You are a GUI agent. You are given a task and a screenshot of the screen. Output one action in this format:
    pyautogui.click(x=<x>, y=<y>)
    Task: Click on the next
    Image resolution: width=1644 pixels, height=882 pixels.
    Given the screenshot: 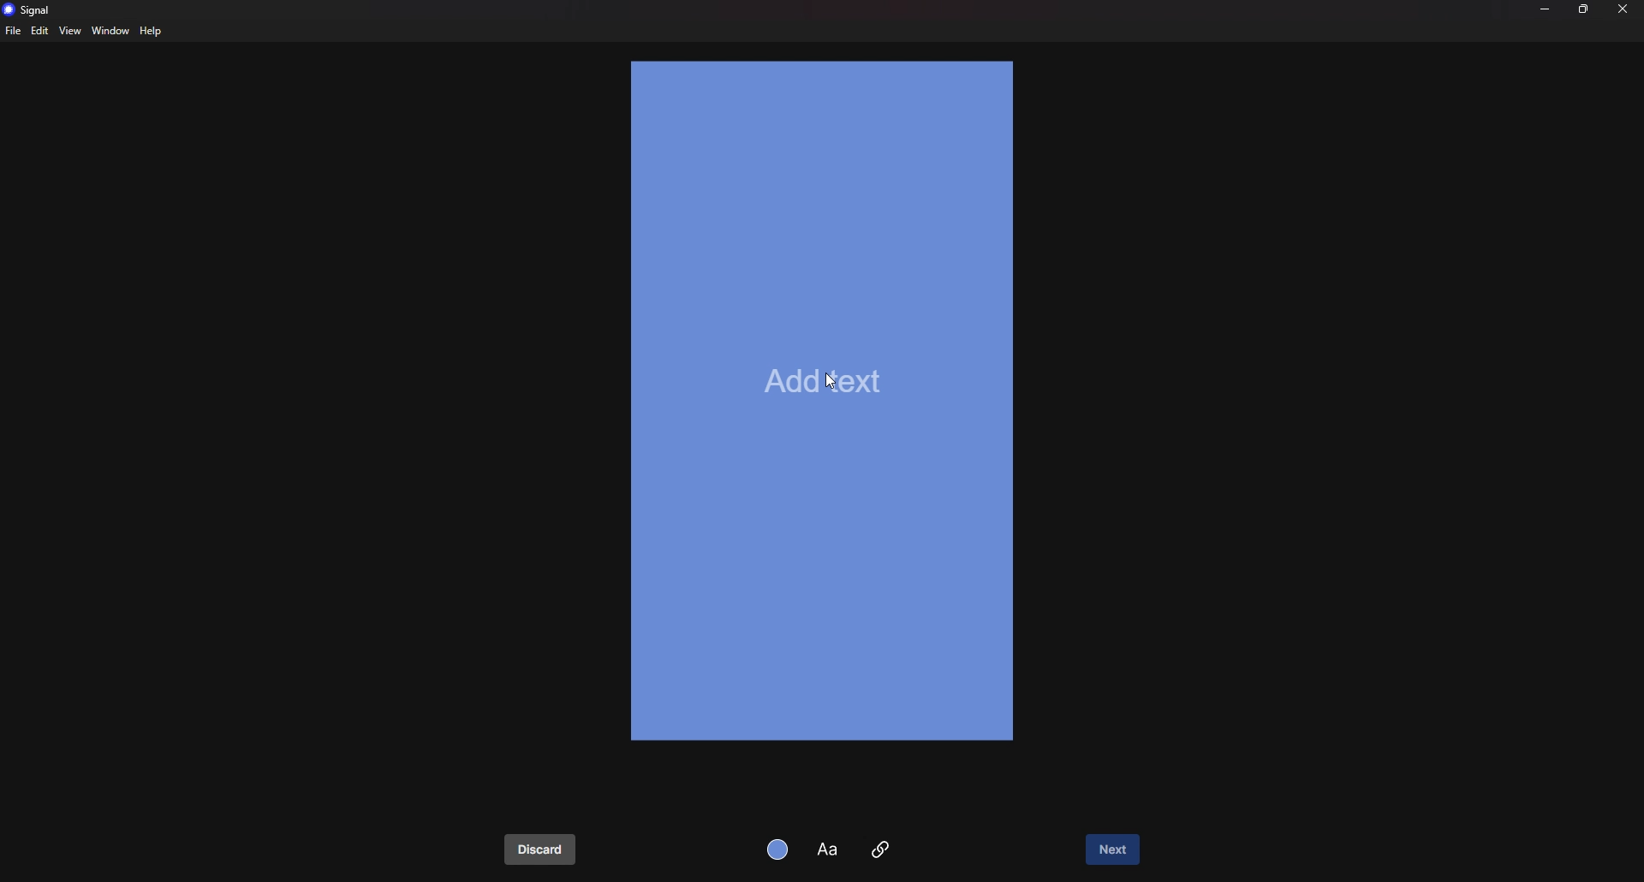 What is the action you would take?
    pyautogui.click(x=1111, y=852)
    